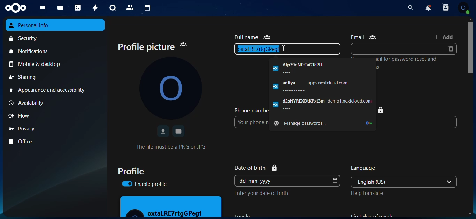 Image resolution: width=476 pixels, height=219 pixels. I want to click on dashboard, so click(41, 9).